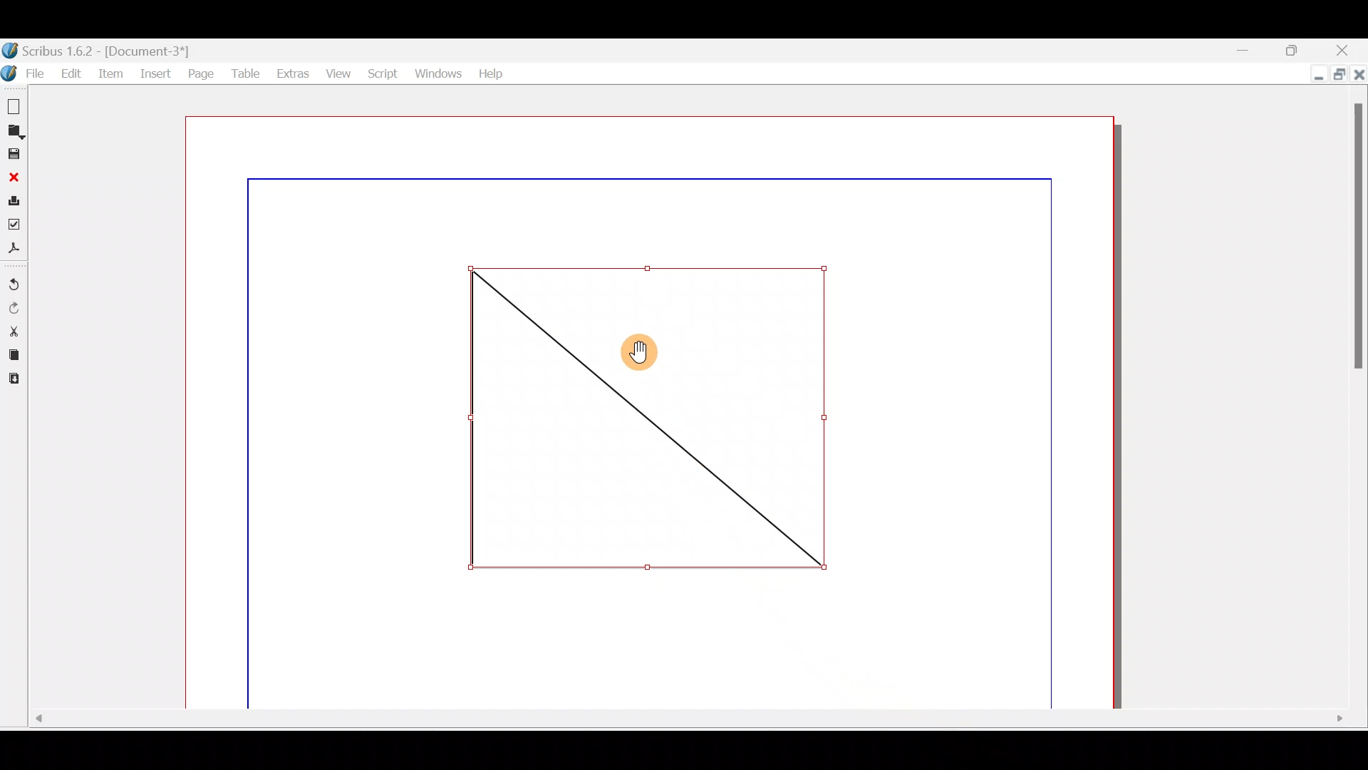 The image size is (1368, 770). I want to click on View, so click(336, 71).